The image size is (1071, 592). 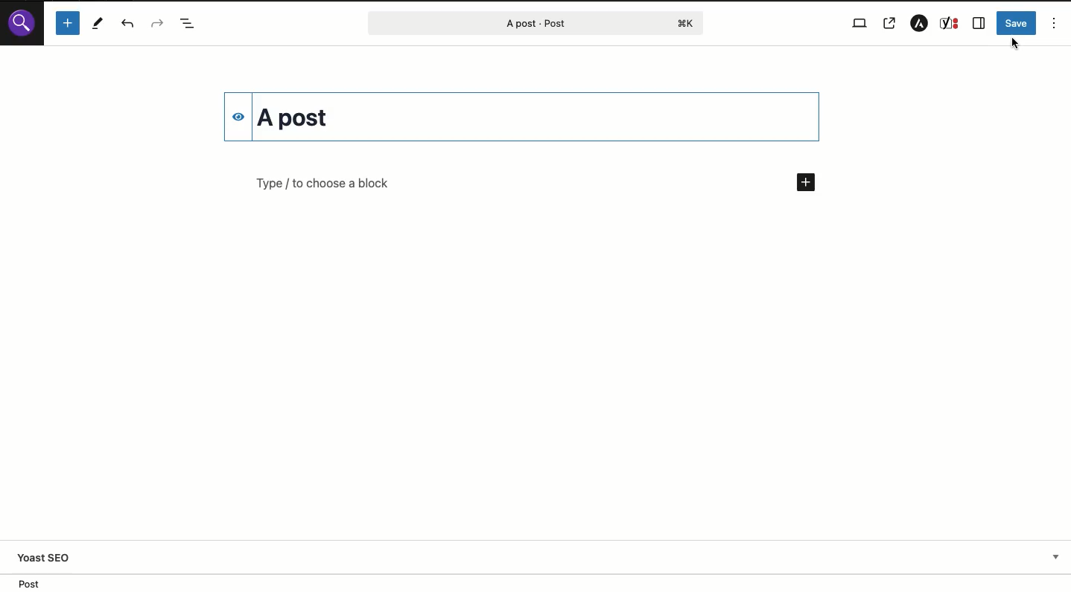 I want to click on Document overview, so click(x=188, y=25).